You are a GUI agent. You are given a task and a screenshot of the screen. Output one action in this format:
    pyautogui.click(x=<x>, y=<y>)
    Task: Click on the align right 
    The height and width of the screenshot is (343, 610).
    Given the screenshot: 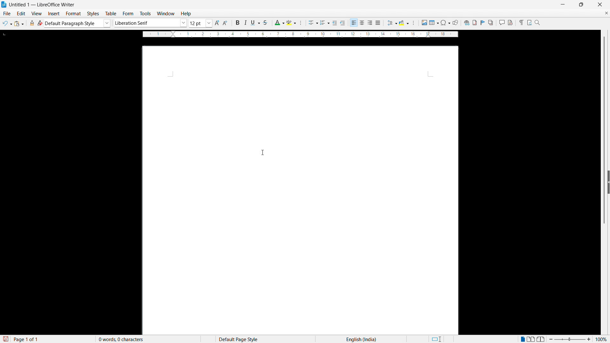 What is the action you would take?
    pyautogui.click(x=370, y=23)
    